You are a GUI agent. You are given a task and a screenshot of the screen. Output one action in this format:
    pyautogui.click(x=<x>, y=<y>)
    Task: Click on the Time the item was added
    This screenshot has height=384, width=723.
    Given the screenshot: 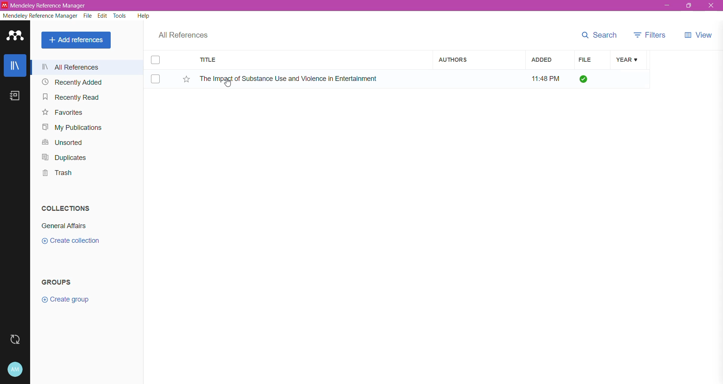 What is the action you would take?
    pyautogui.click(x=549, y=79)
    